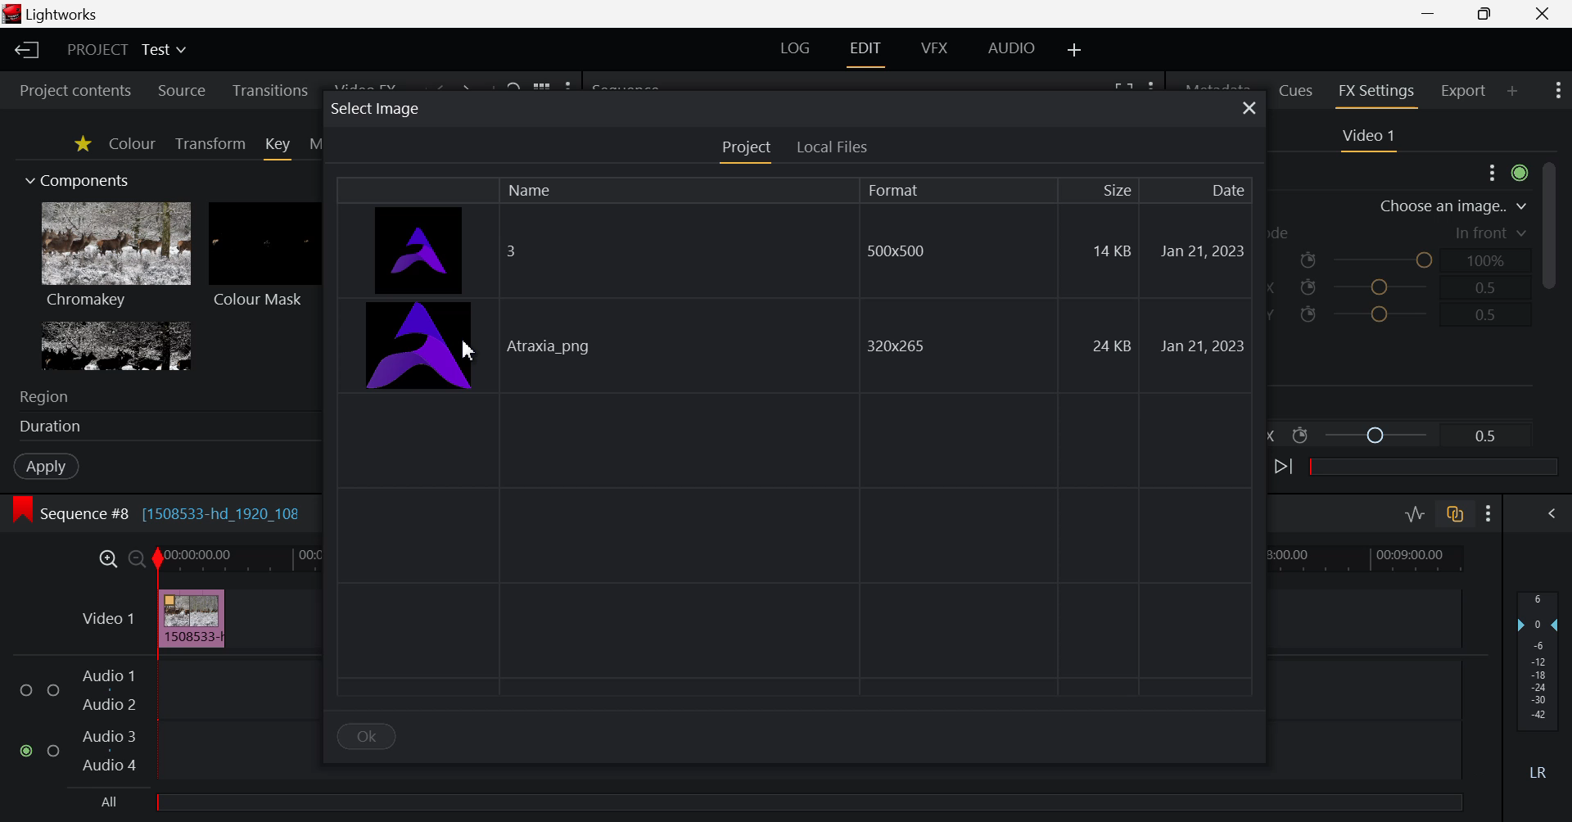  I want to click on Export, so click(1461, 90).